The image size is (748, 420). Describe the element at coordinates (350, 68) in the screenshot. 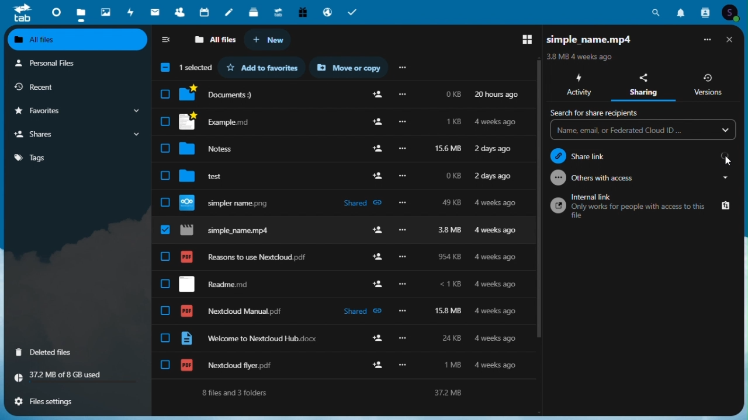

I see `Move or copy` at that location.